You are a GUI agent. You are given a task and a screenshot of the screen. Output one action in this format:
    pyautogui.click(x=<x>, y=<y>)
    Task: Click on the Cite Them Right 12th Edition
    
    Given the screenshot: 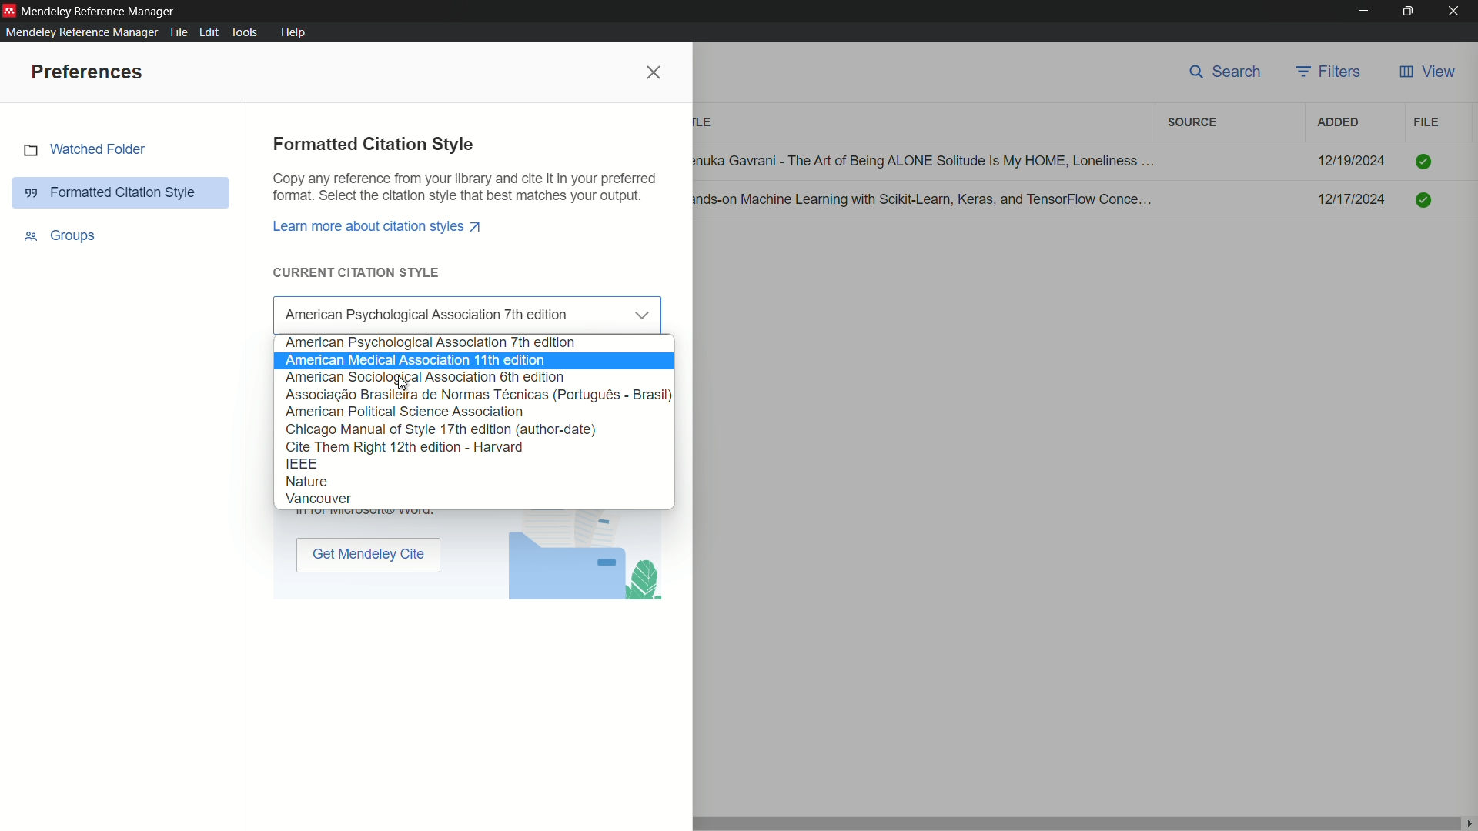 What is the action you would take?
    pyautogui.click(x=477, y=446)
    